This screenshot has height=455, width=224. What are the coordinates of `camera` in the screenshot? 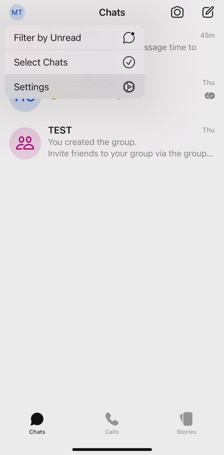 It's located at (177, 12).